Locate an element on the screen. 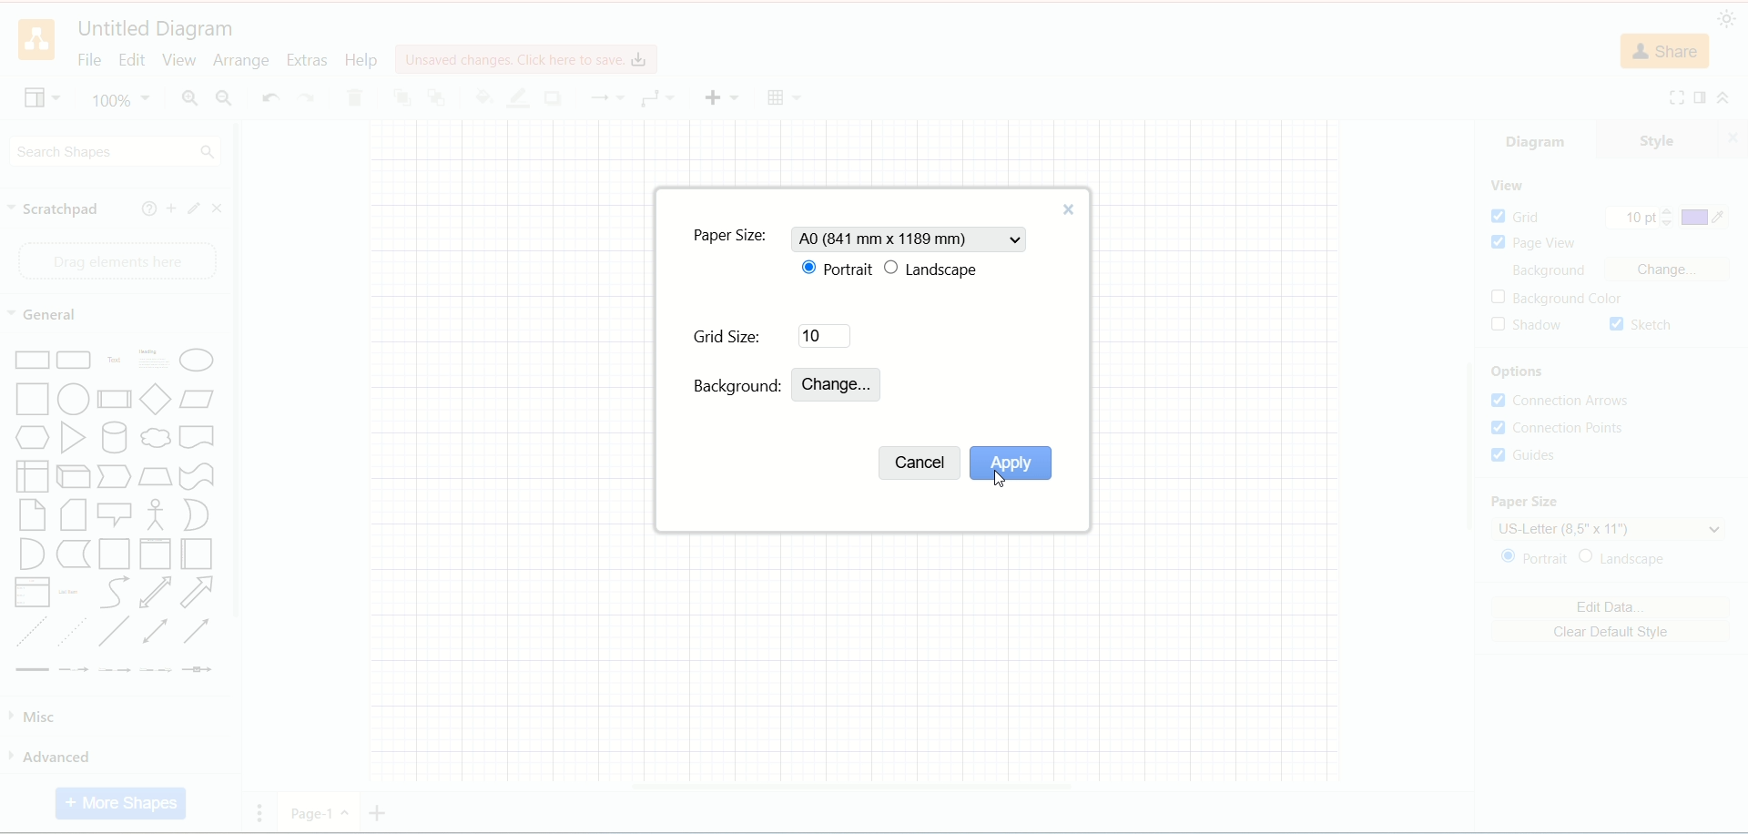 The height and width of the screenshot is (834, 1748). Process is located at coordinates (116, 402).